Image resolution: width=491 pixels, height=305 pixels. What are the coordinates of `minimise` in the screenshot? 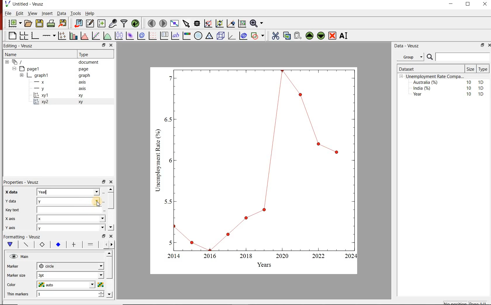 It's located at (104, 235).